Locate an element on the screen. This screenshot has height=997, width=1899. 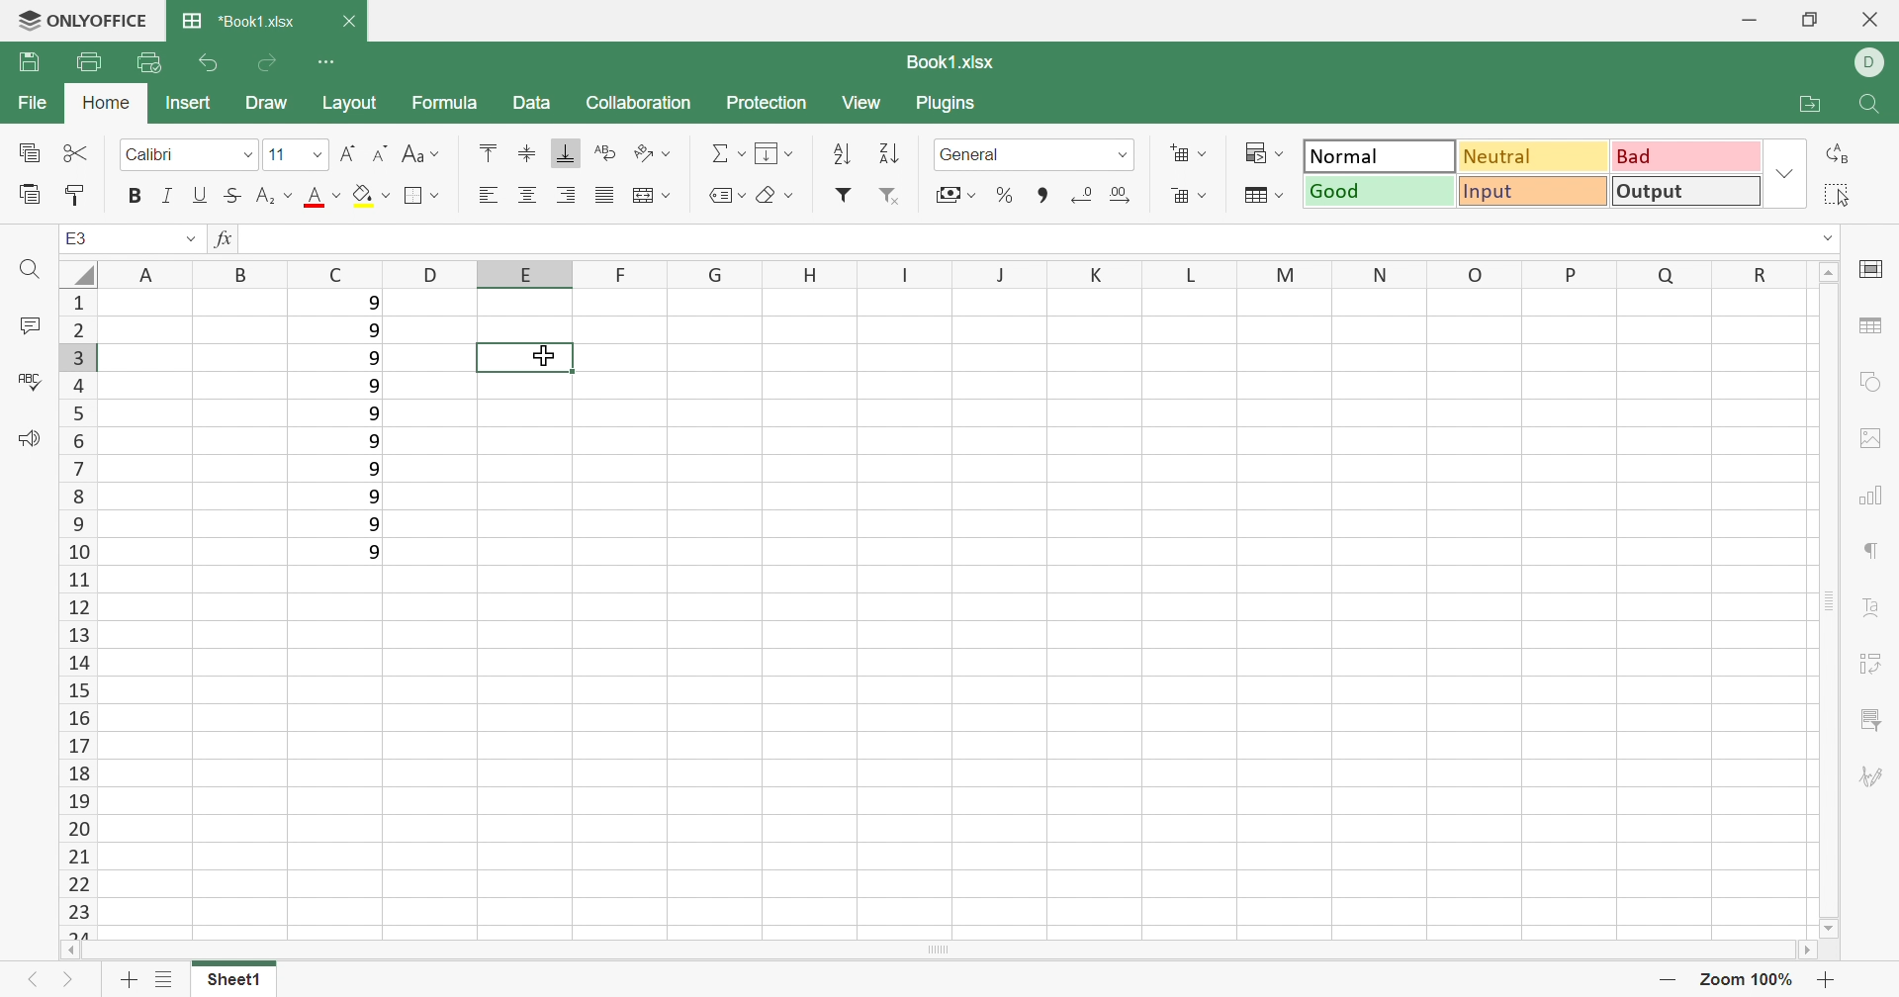
9 is located at coordinates (372, 471).